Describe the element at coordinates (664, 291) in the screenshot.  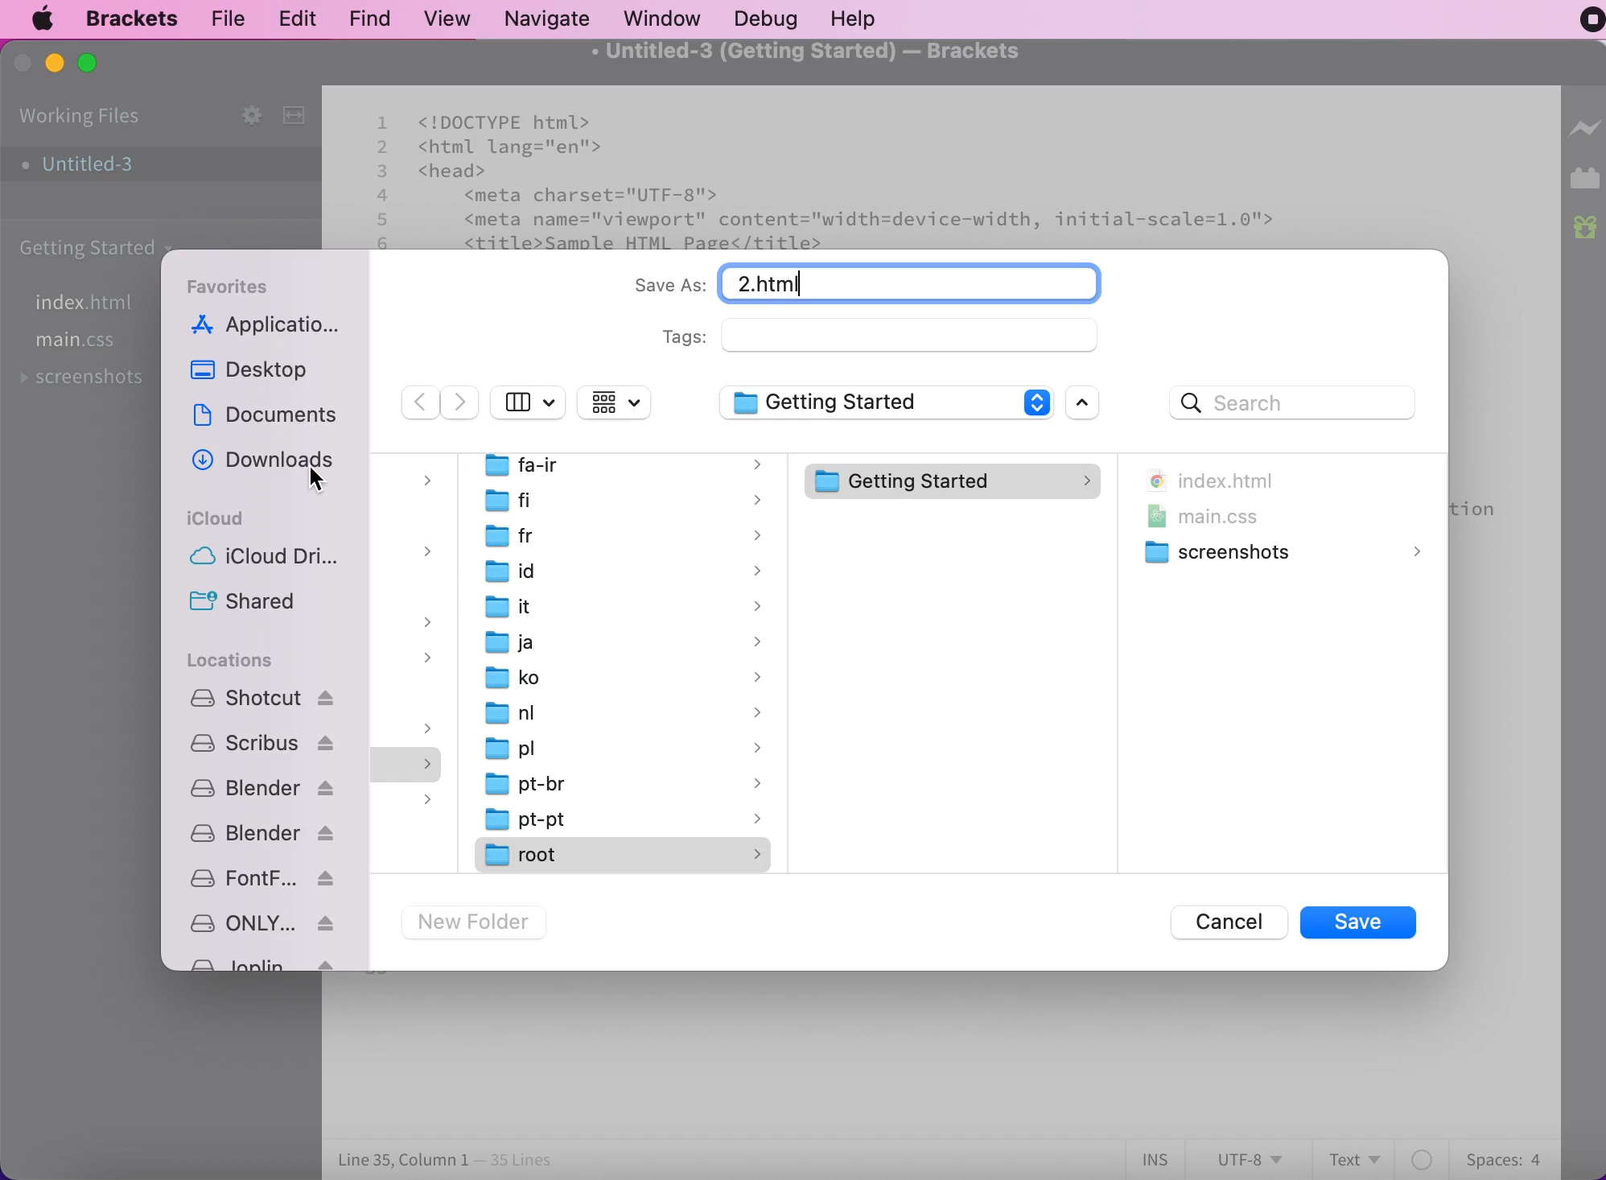
I see `save as:` at that location.